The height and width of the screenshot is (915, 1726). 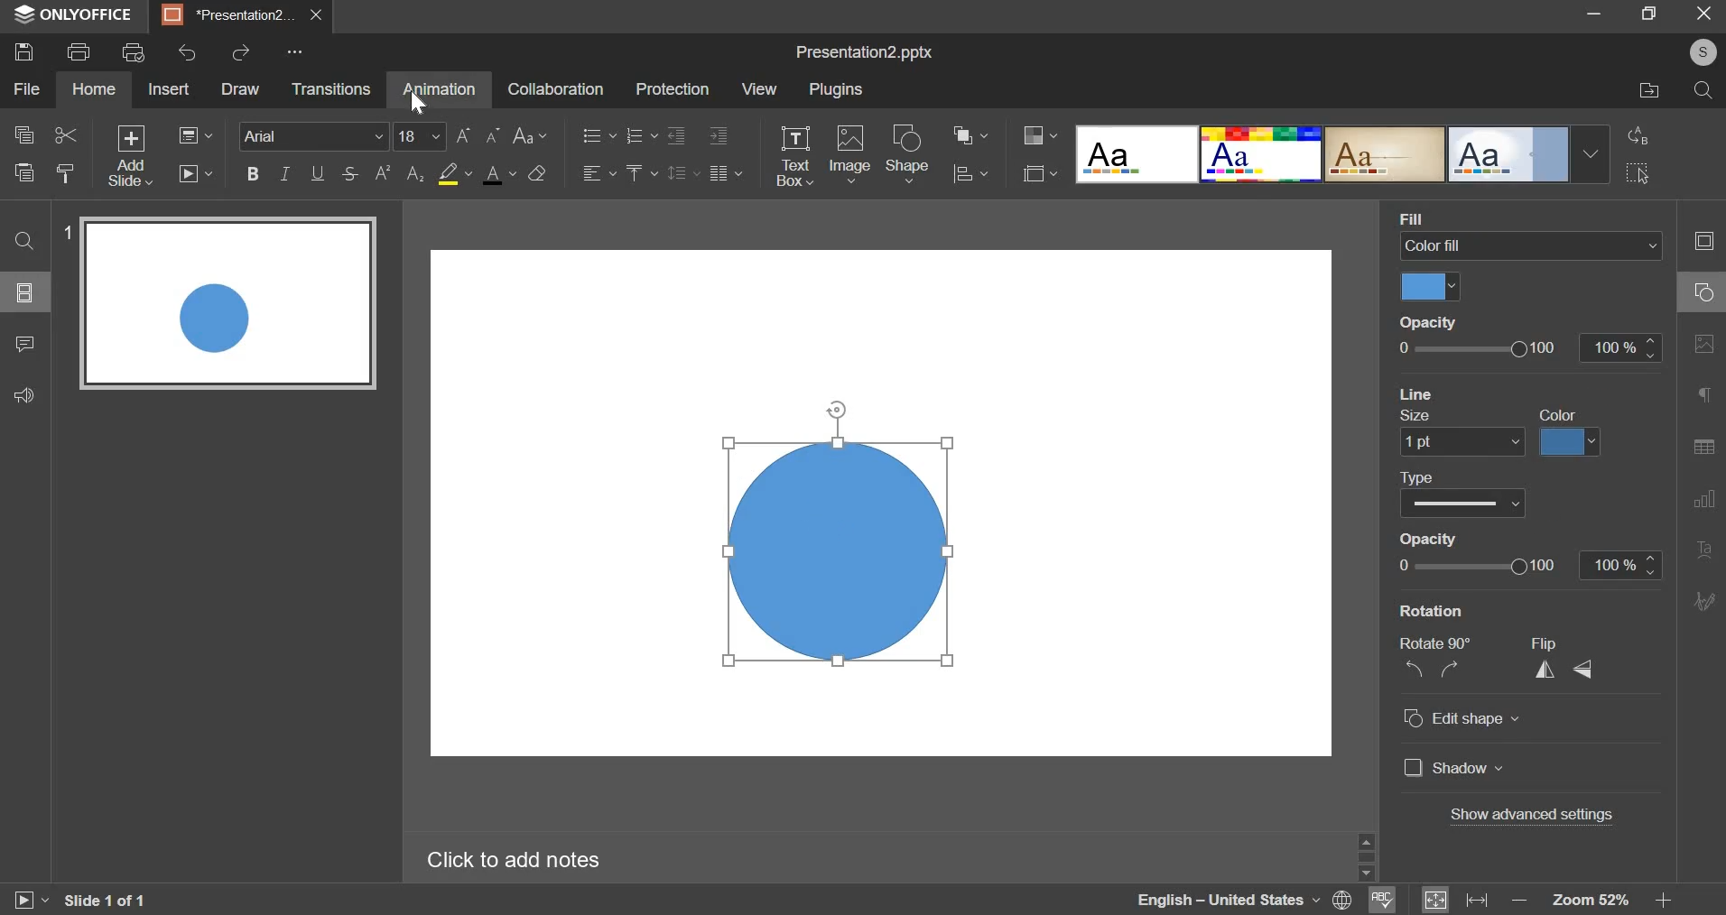 What do you see at coordinates (1437, 218) in the screenshot?
I see `Background` at bounding box center [1437, 218].